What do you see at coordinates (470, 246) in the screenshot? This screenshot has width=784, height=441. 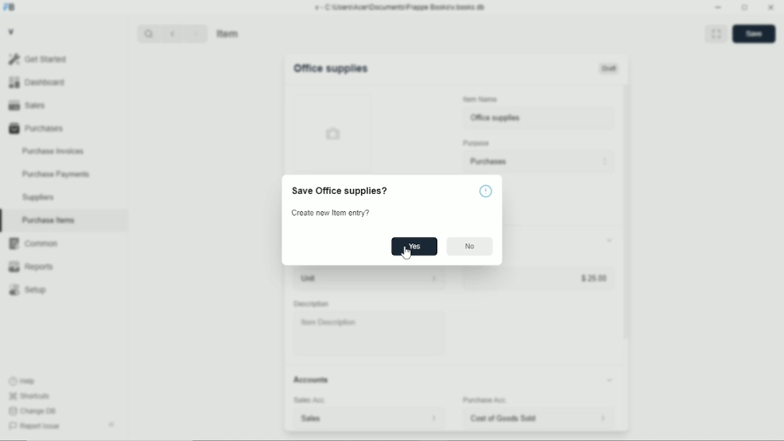 I see `no` at bounding box center [470, 246].